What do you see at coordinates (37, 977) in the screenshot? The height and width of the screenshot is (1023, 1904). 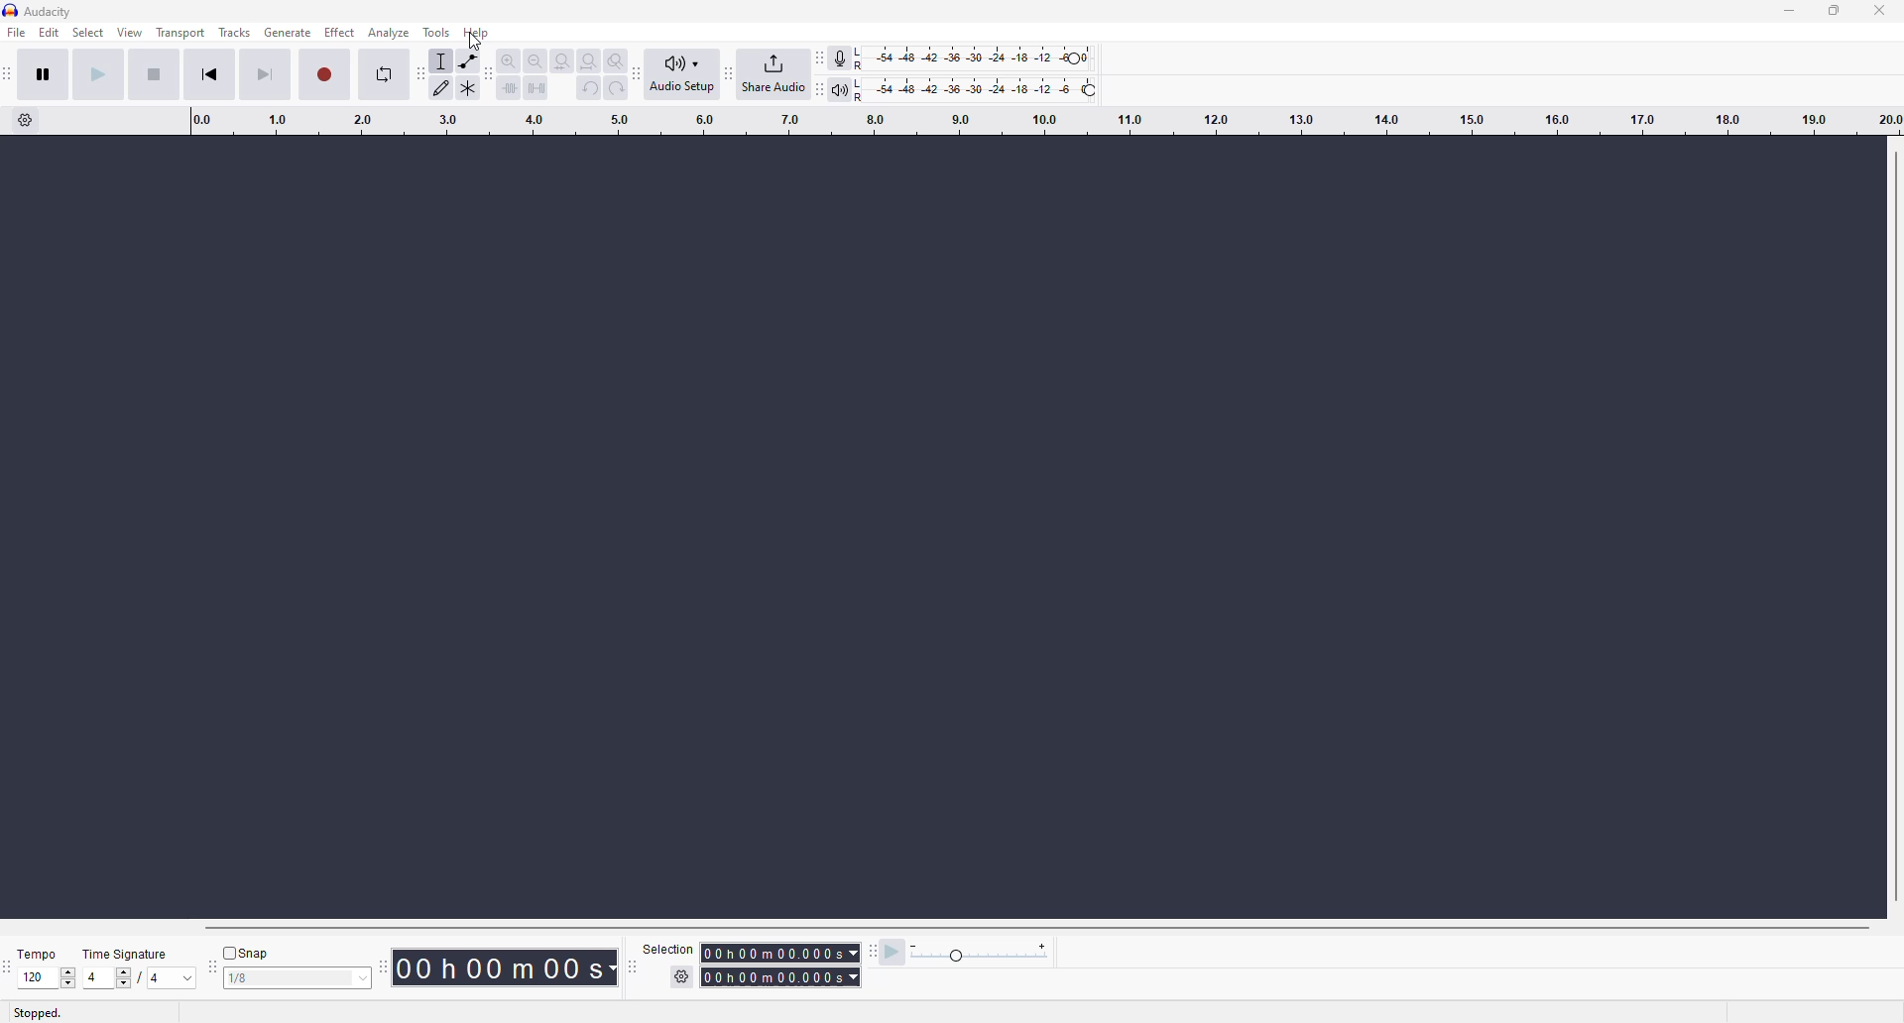 I see `value` at bounding box center [37, 977].